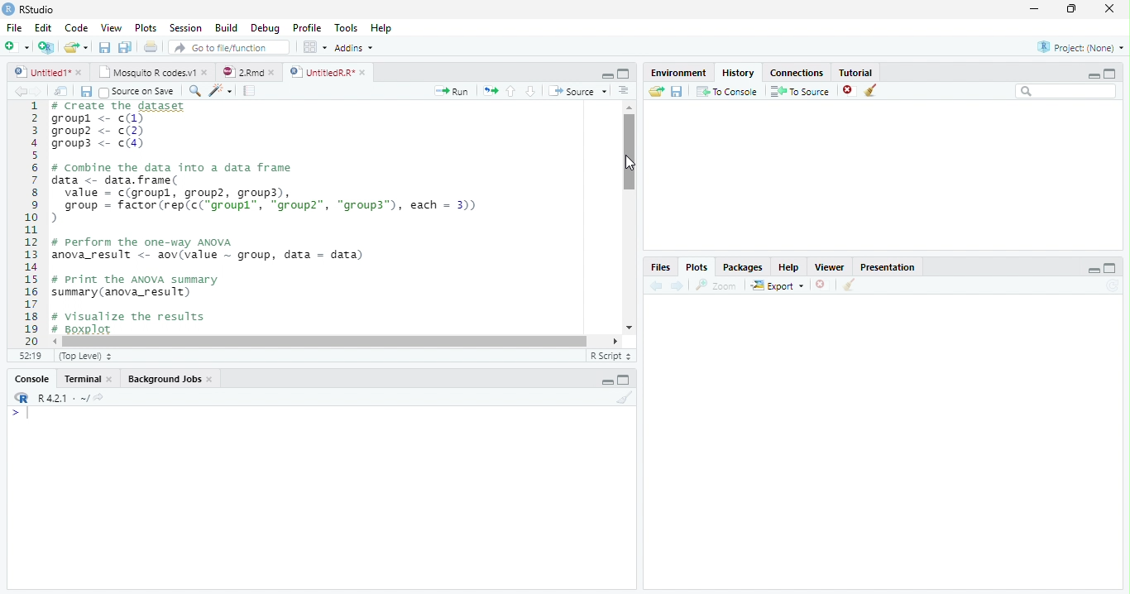  Describe the element at coordinates (88, 357) in the screenshot. I see `Top level` at that location.